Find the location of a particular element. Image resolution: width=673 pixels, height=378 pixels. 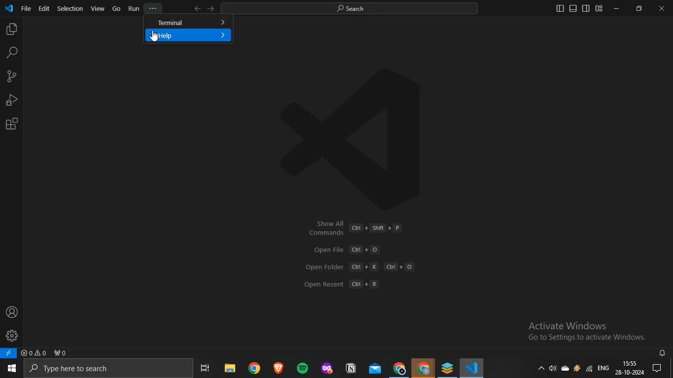

notion is located at coordinates (350, 368).